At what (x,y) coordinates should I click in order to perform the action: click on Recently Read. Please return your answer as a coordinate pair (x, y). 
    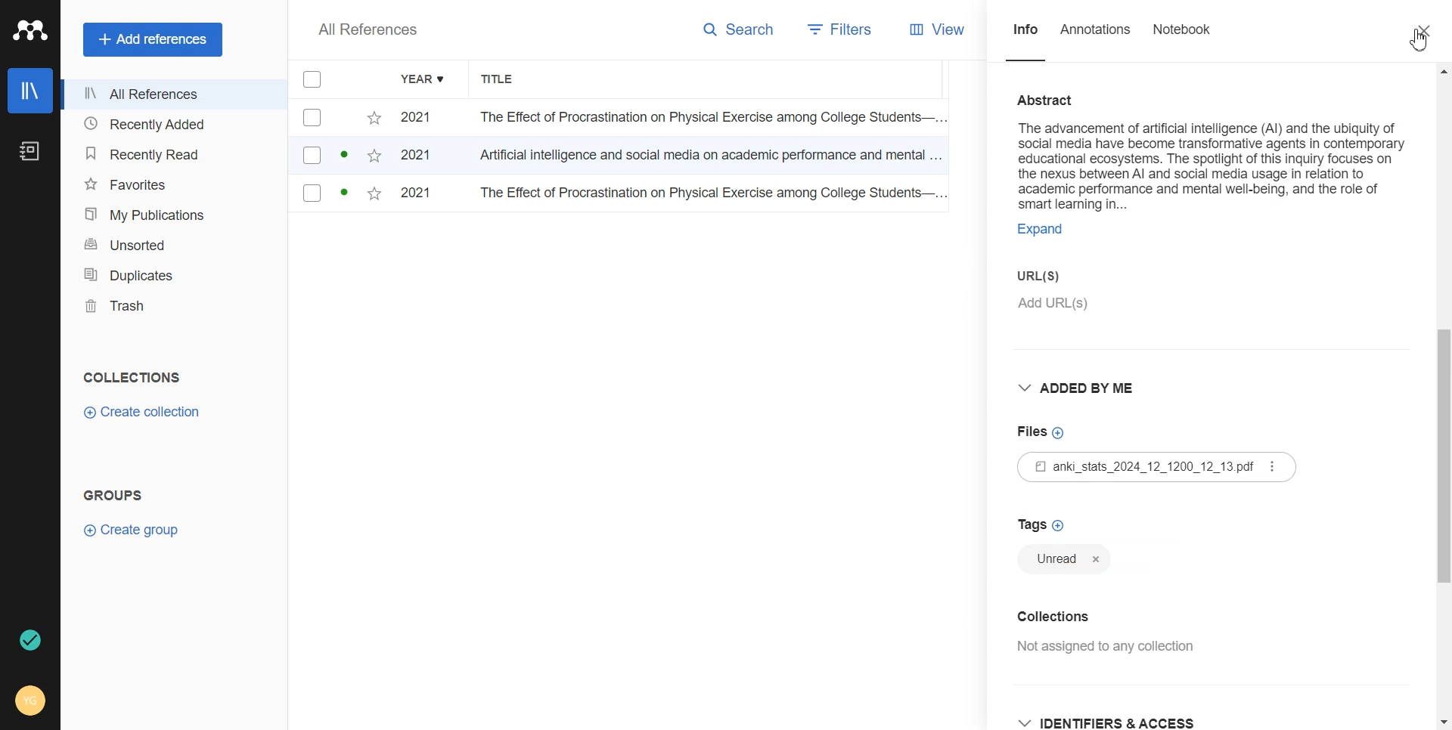
    Looking at the image, I should click on (171, 153).